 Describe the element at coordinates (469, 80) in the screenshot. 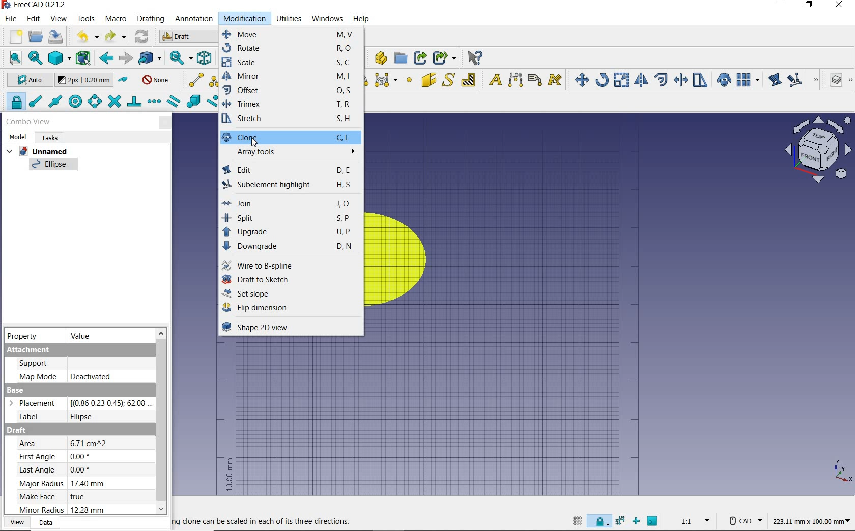

I see `hatch` at that location.